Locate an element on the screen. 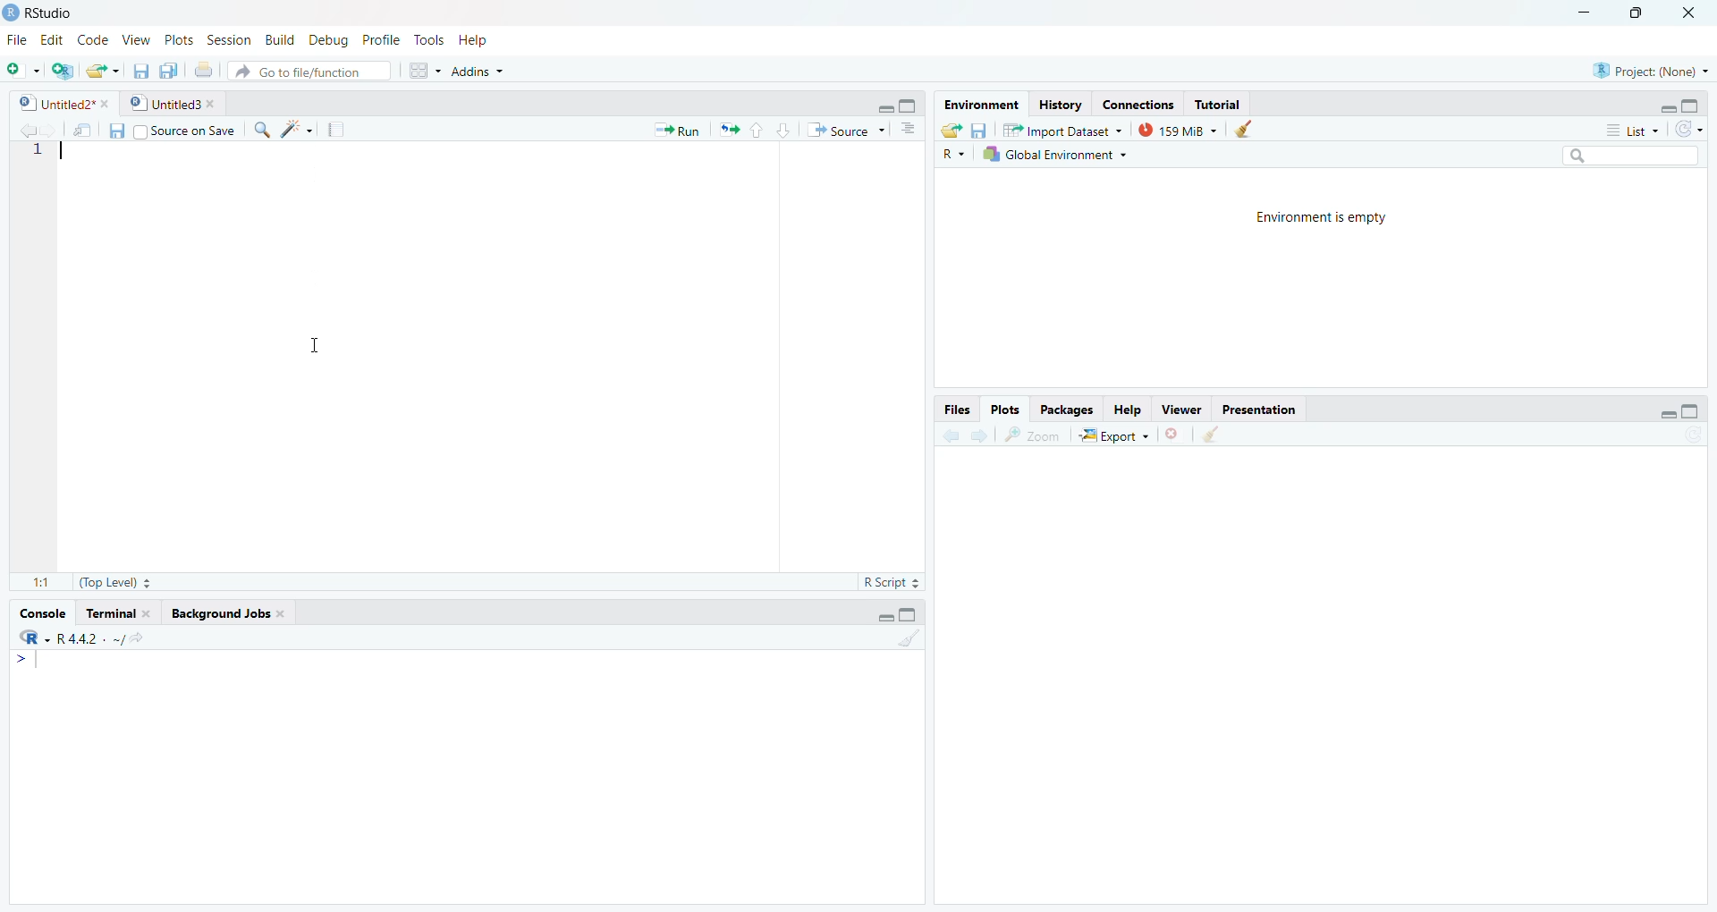  Profile is located at coordinates (379, 39).